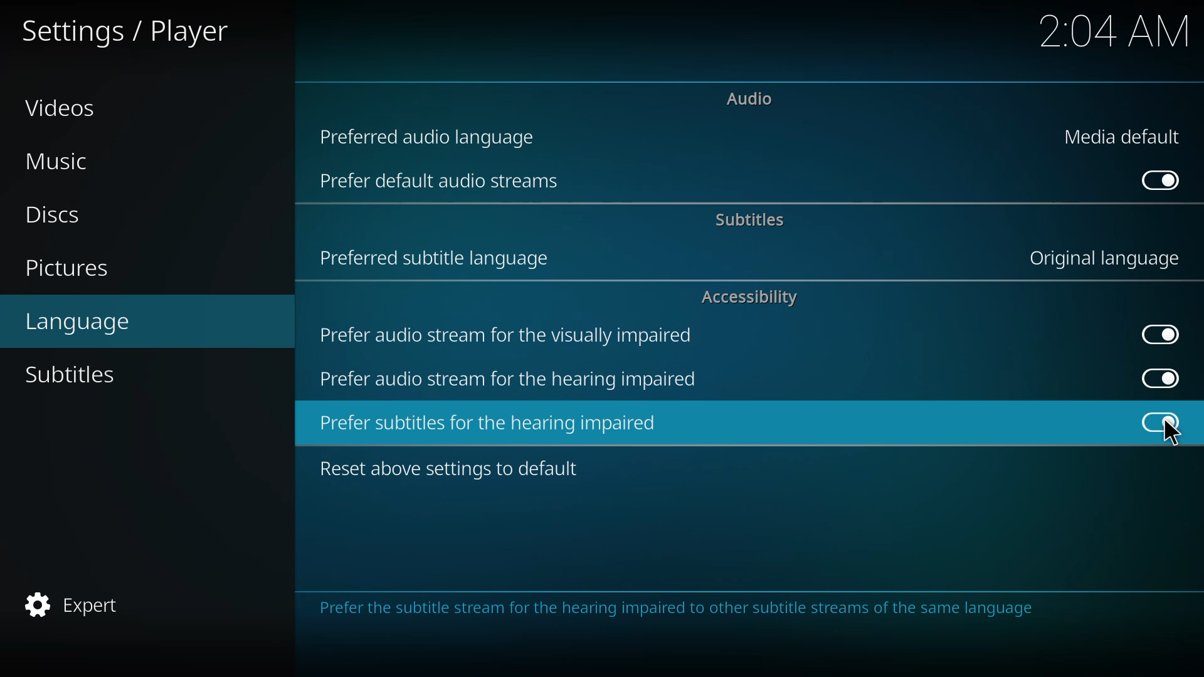 The width and height of the screenshot is (1204, 677). I want to click on original language, so click(1100, 258).